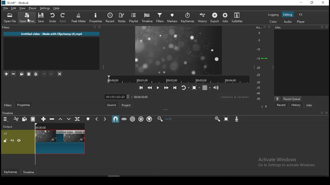 This screenshot has height=185, width=330. What do you see at coordinates (327, 113) in the screenshot?
I see `Close` at bounding box center [327, 113].